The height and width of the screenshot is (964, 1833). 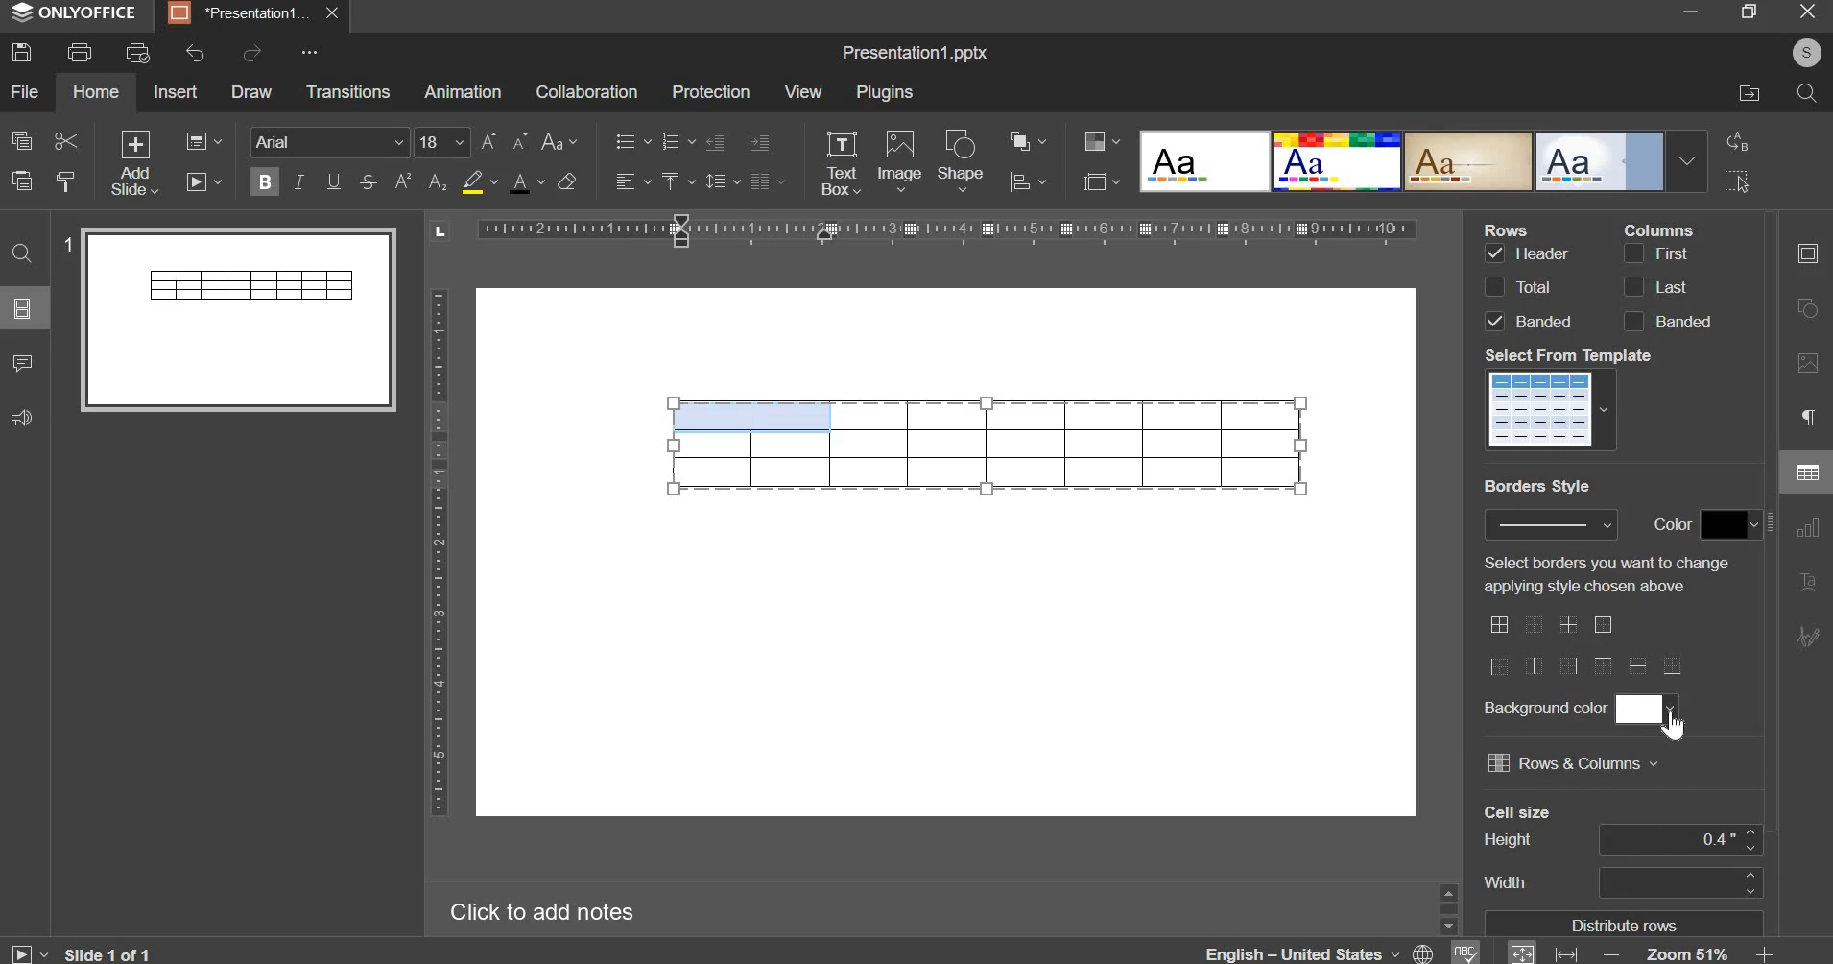 I want to click on home, so click(x=95, y=91).